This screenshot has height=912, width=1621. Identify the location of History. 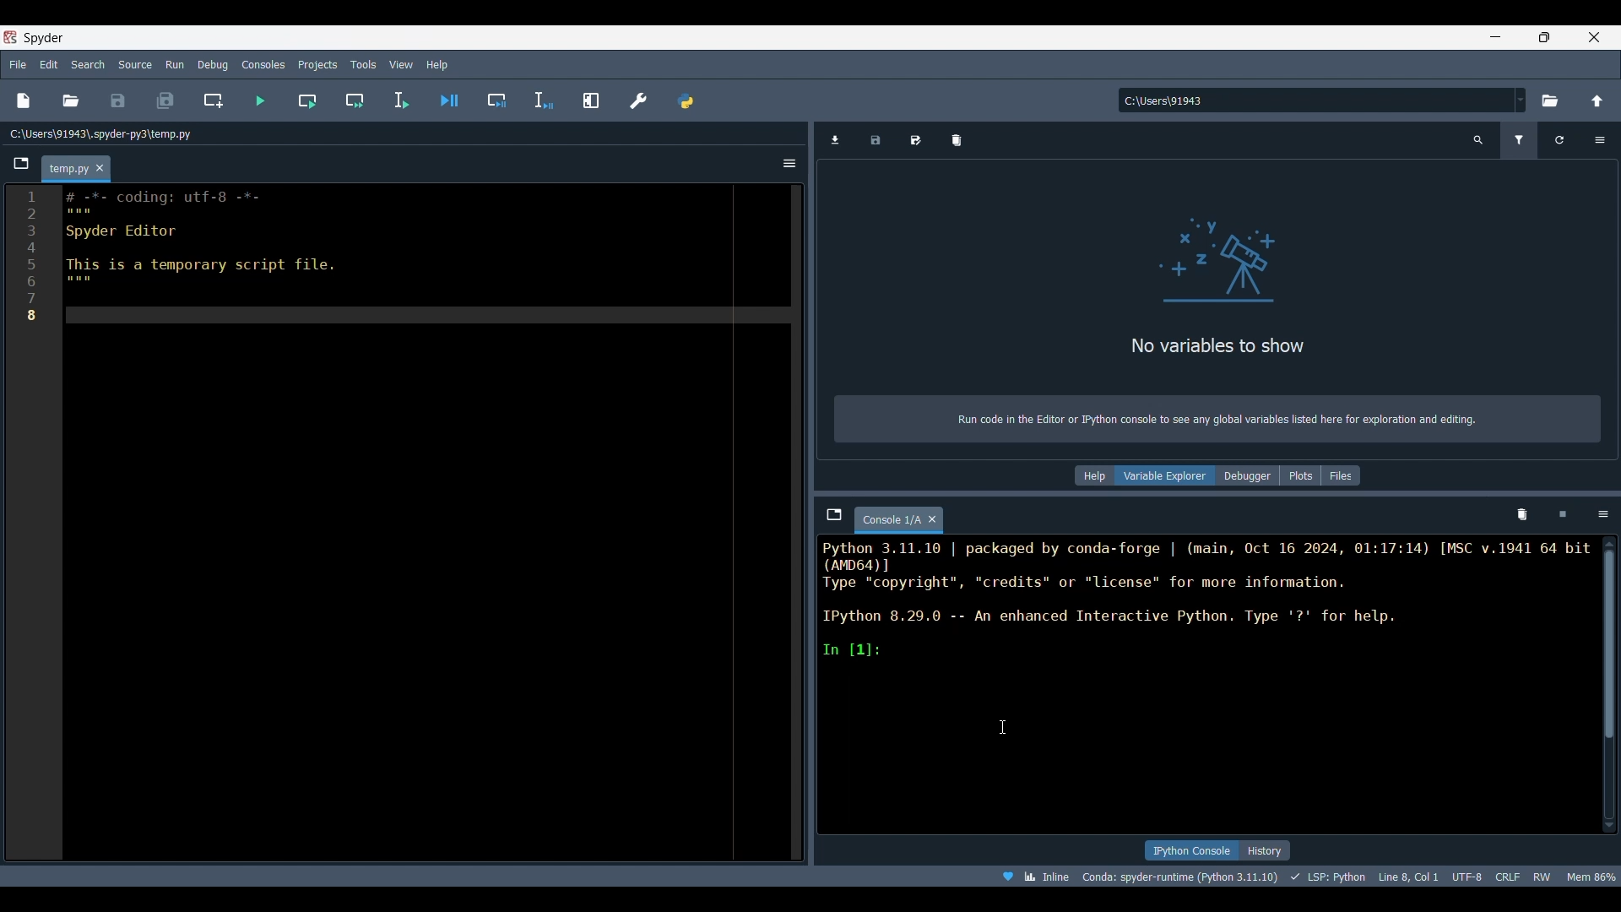
(1265, 850).